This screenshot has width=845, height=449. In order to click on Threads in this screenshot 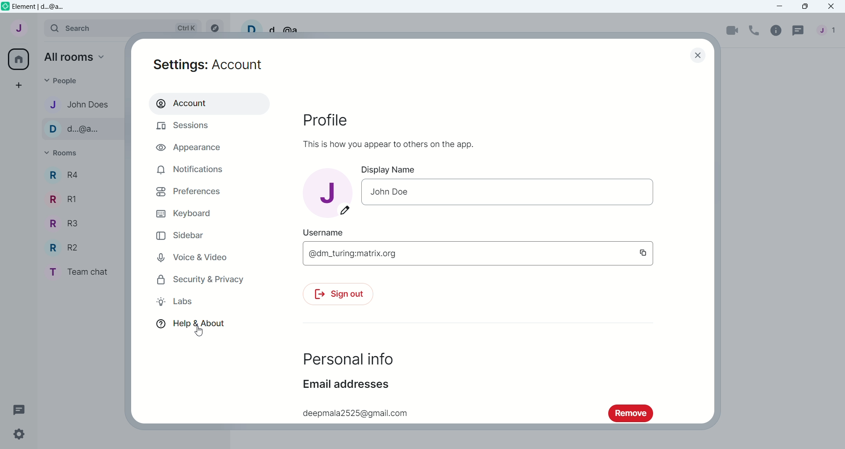, I will do `click(798, 32)`.